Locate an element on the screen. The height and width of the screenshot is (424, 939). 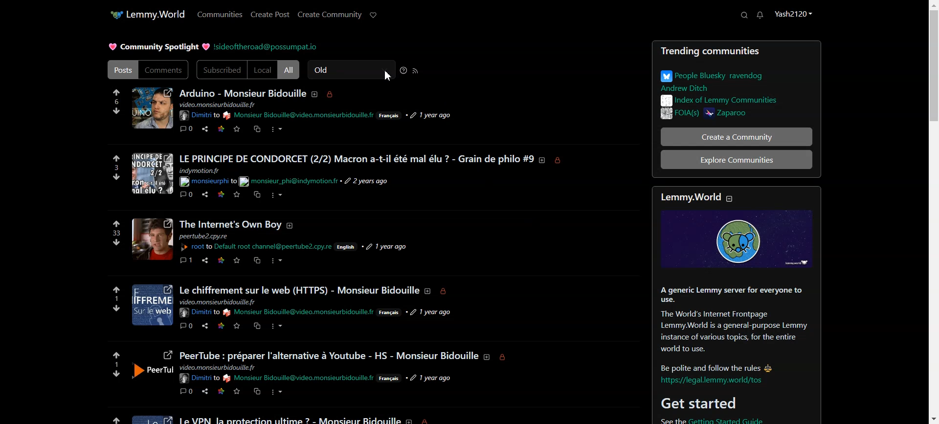
copy is located at coordinates (258, 391).